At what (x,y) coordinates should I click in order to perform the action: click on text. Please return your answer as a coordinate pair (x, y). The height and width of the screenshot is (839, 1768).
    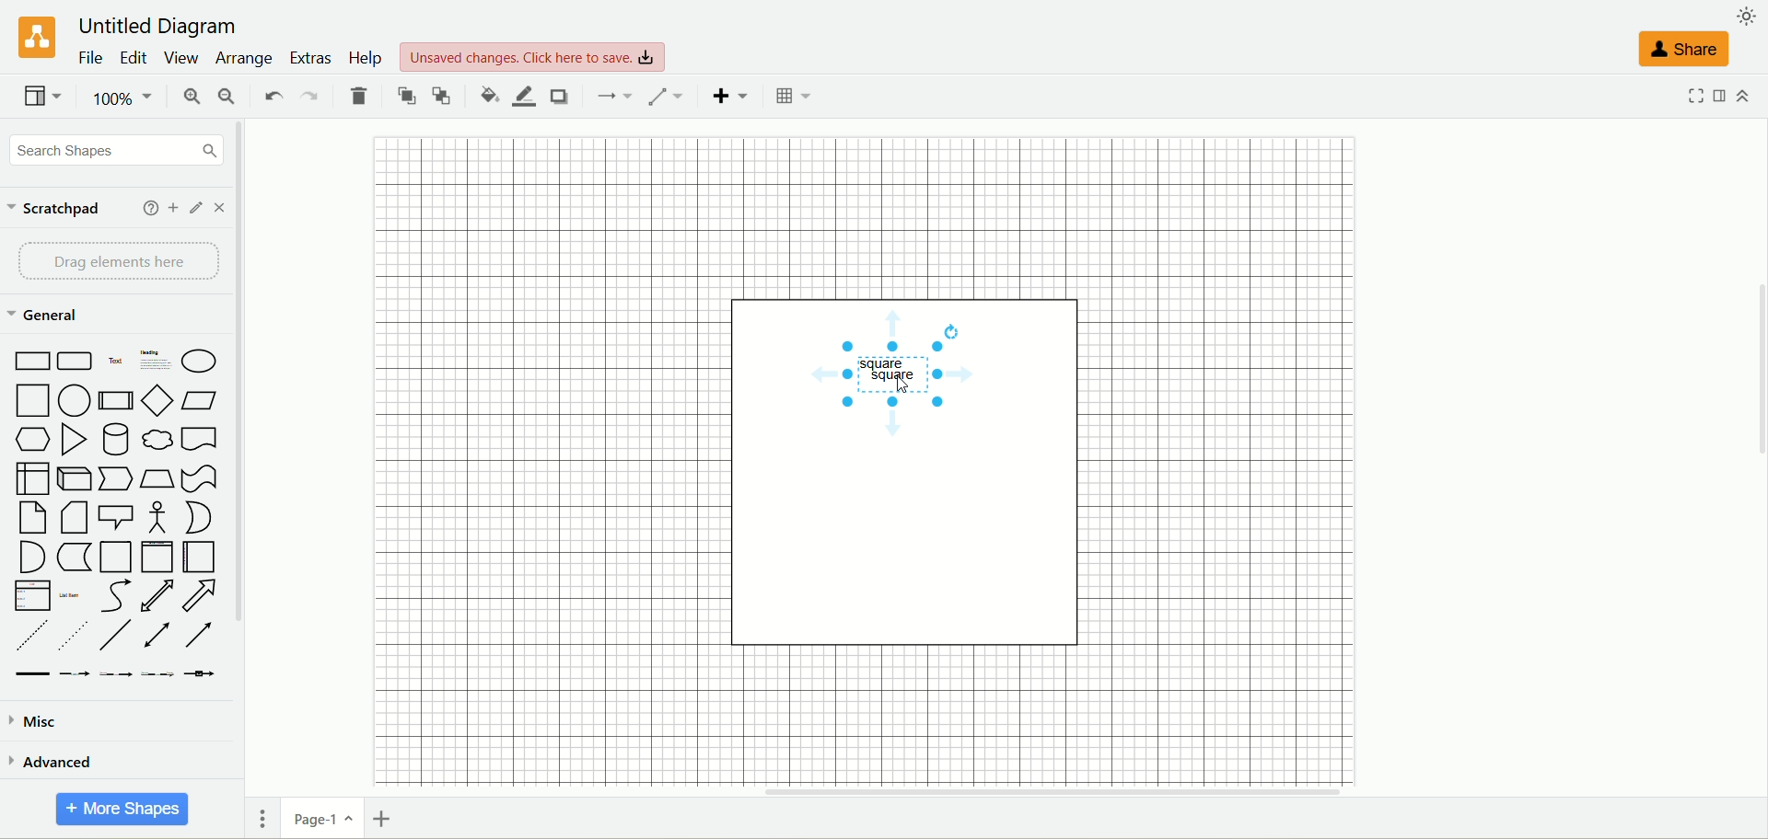
    Looking at the image, I should click on (537, 57).